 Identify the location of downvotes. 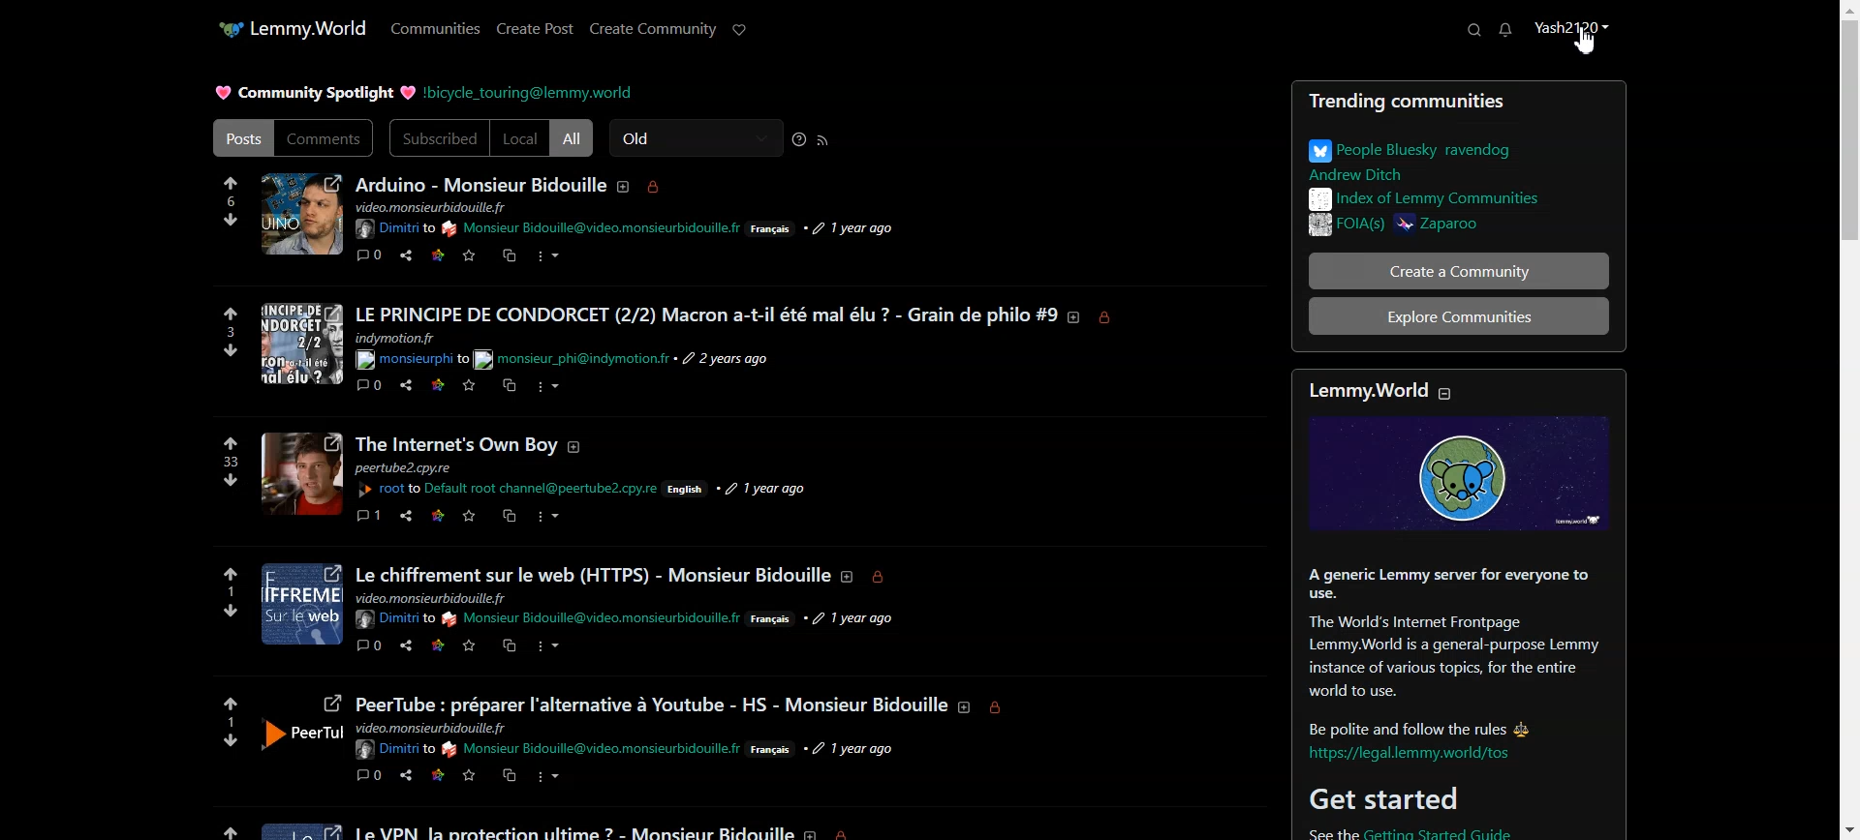
(218, 740).